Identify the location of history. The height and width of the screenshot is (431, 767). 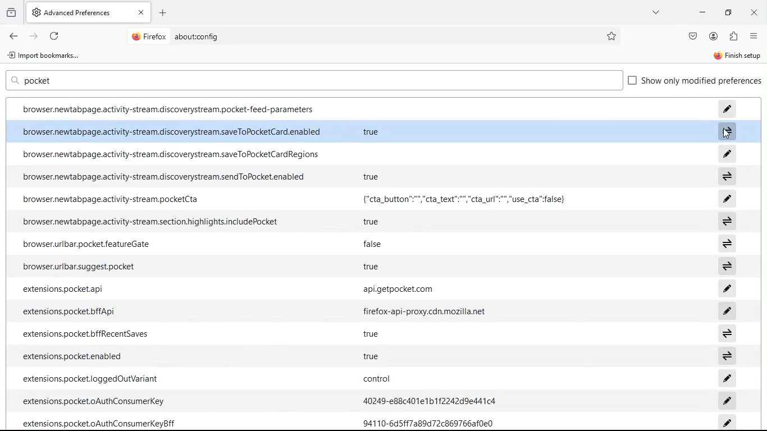
(12, 13).